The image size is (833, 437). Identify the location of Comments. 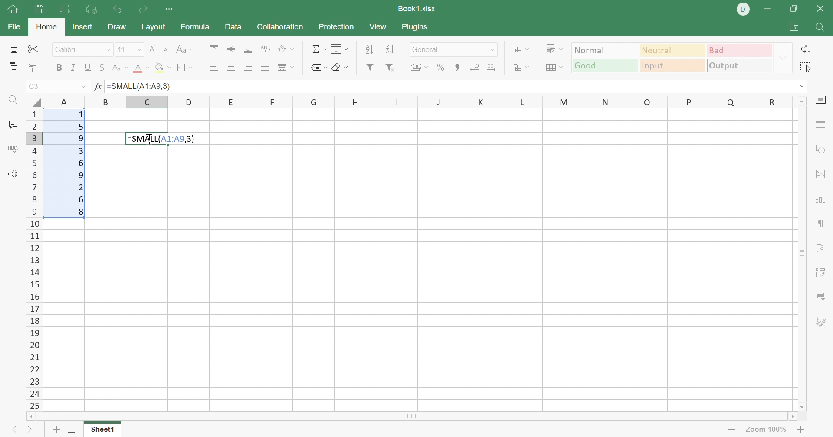
(13, 123).